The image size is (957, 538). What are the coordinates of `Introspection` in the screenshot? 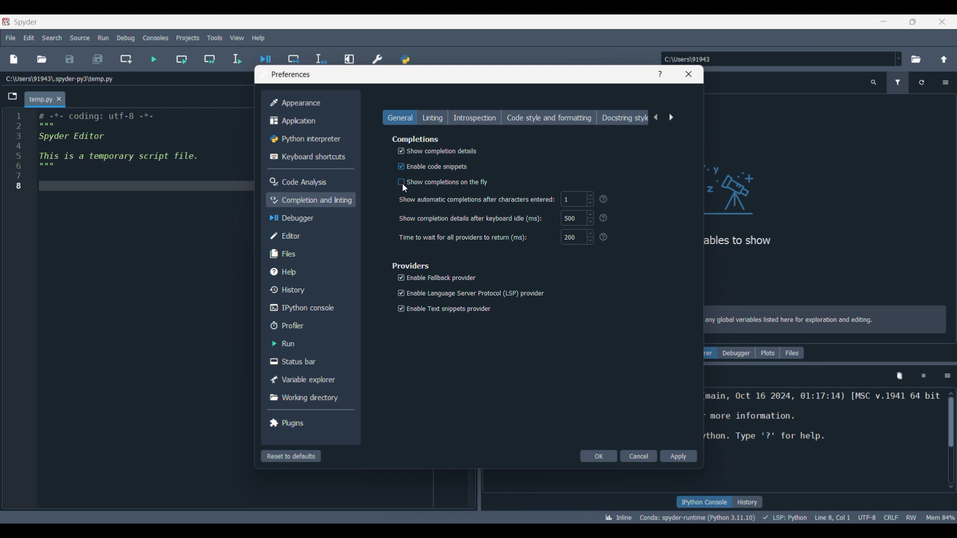 It's located at (475, 117).